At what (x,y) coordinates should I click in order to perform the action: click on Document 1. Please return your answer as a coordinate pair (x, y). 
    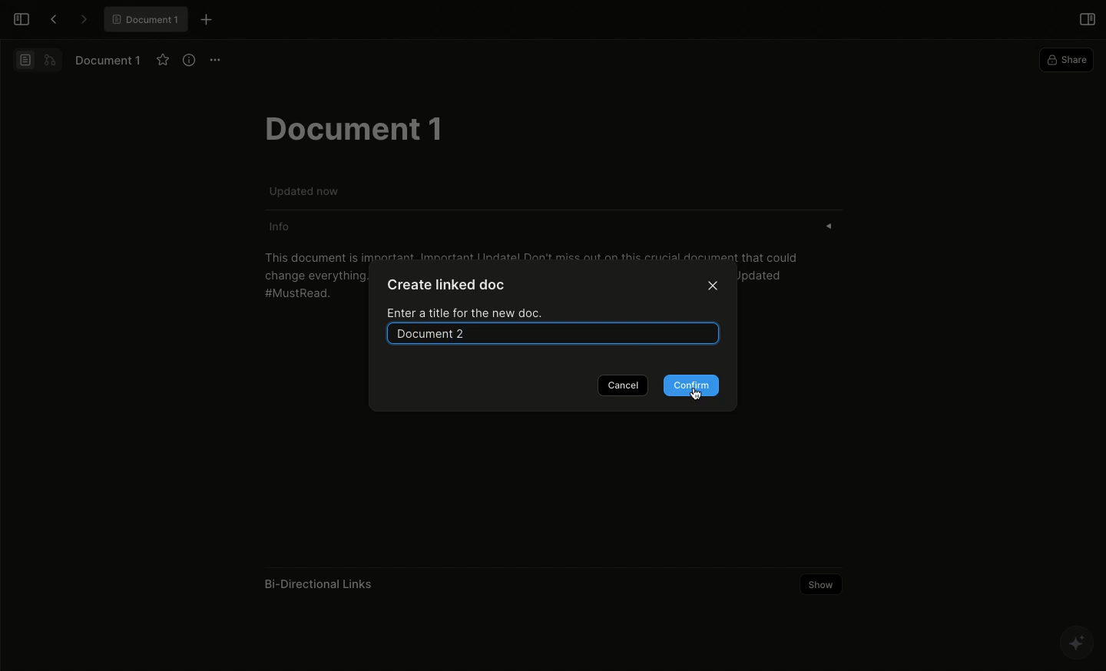
    Looking at the image, I should click on (110, 60).